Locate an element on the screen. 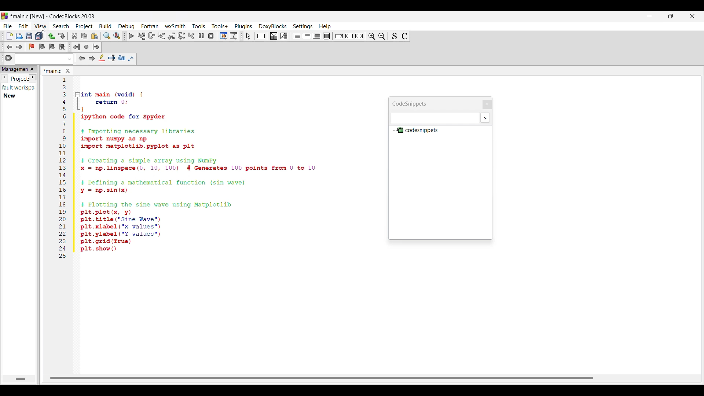  Step into instruction is located at coordinates (191, 36).